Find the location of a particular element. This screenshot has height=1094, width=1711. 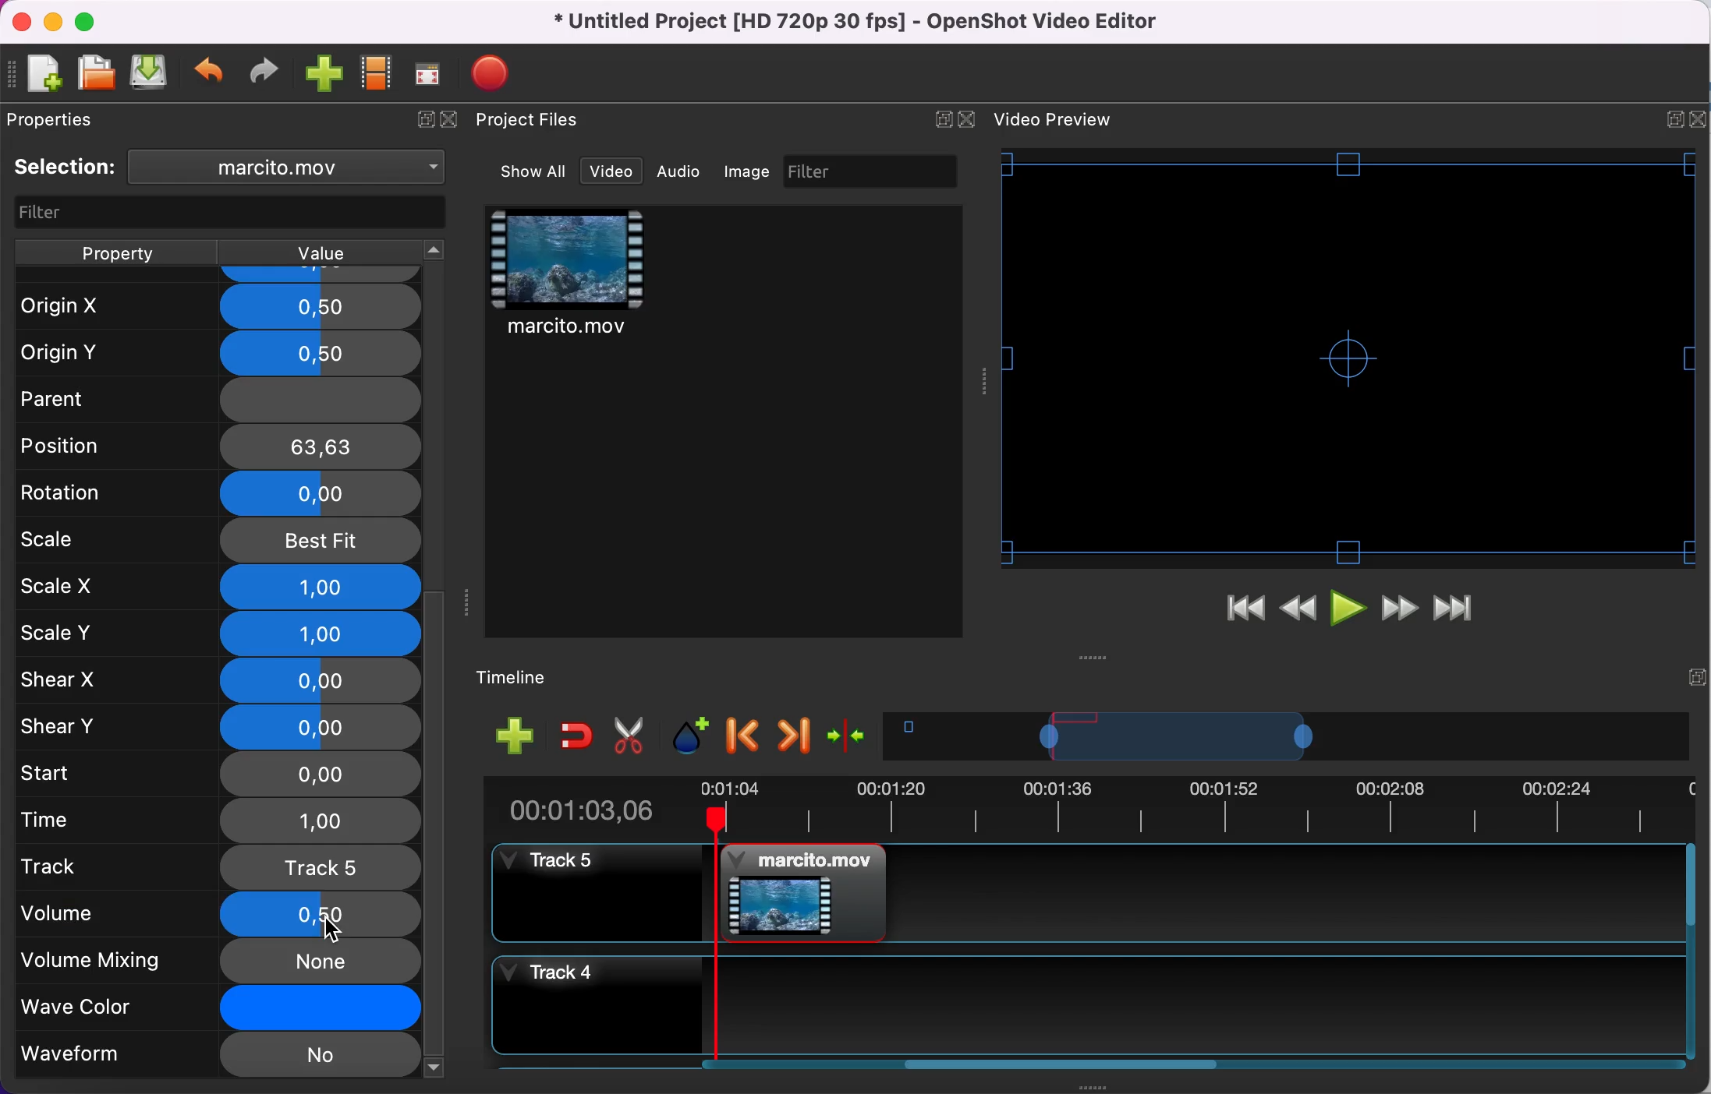

clip duration is located at coordinates (1086, 811).